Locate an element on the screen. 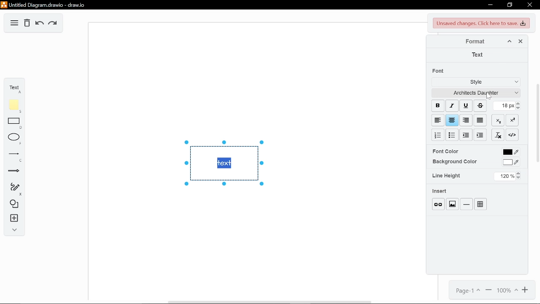  format is located at coordinates (475, 42).